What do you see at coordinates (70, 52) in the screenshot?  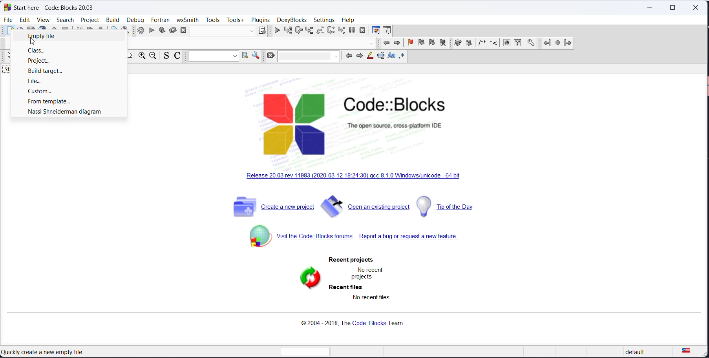 I see `class` at bounding box center [70, 52].